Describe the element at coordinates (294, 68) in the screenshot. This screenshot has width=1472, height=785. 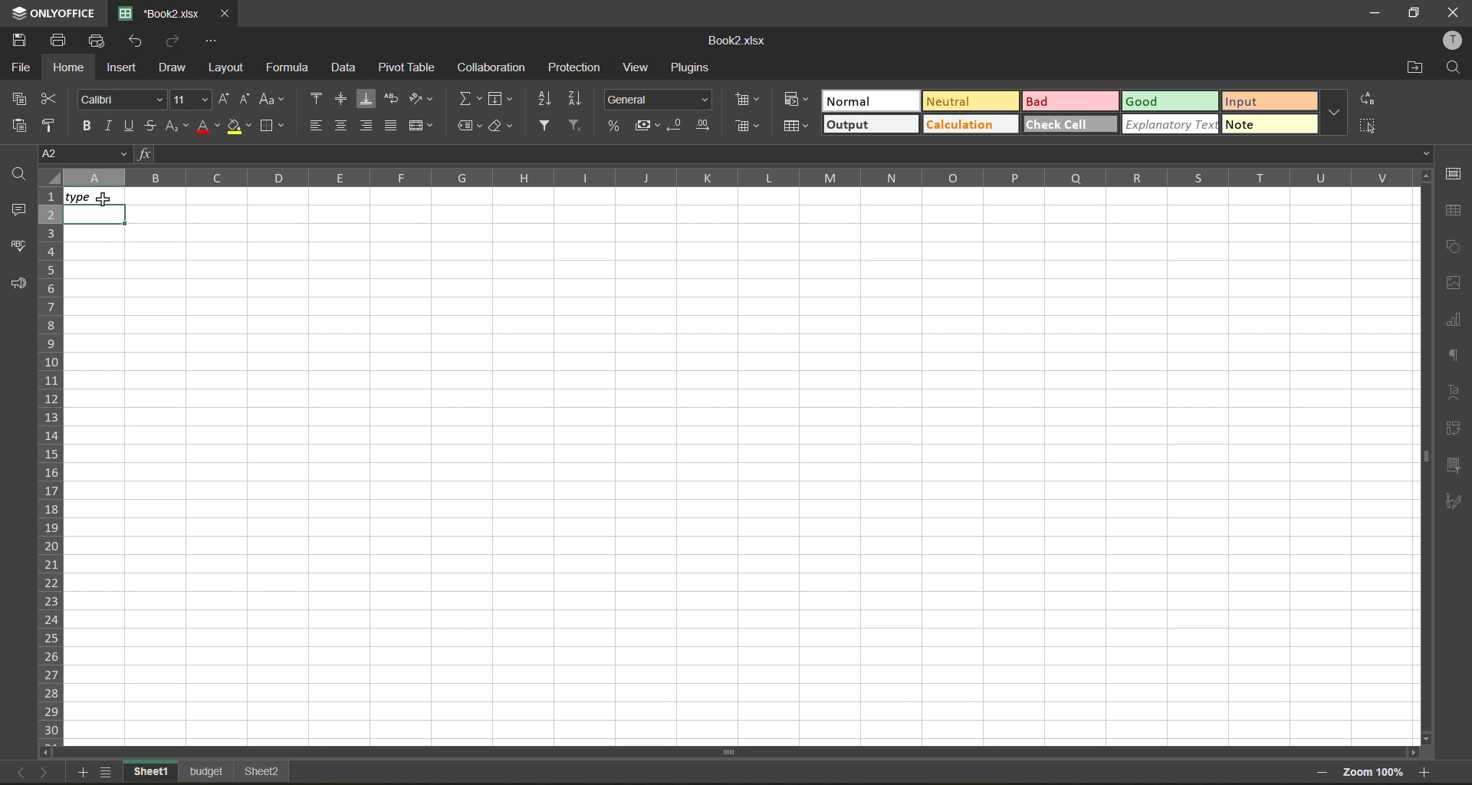
I see `formula` at that location.